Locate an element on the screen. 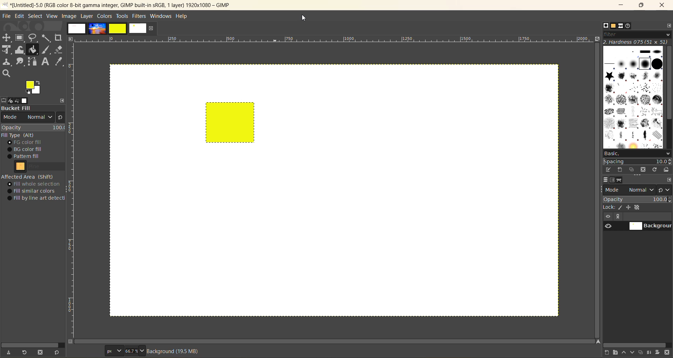 This screenshot has width=673, height=358. file is located at coordinates (7, 16).